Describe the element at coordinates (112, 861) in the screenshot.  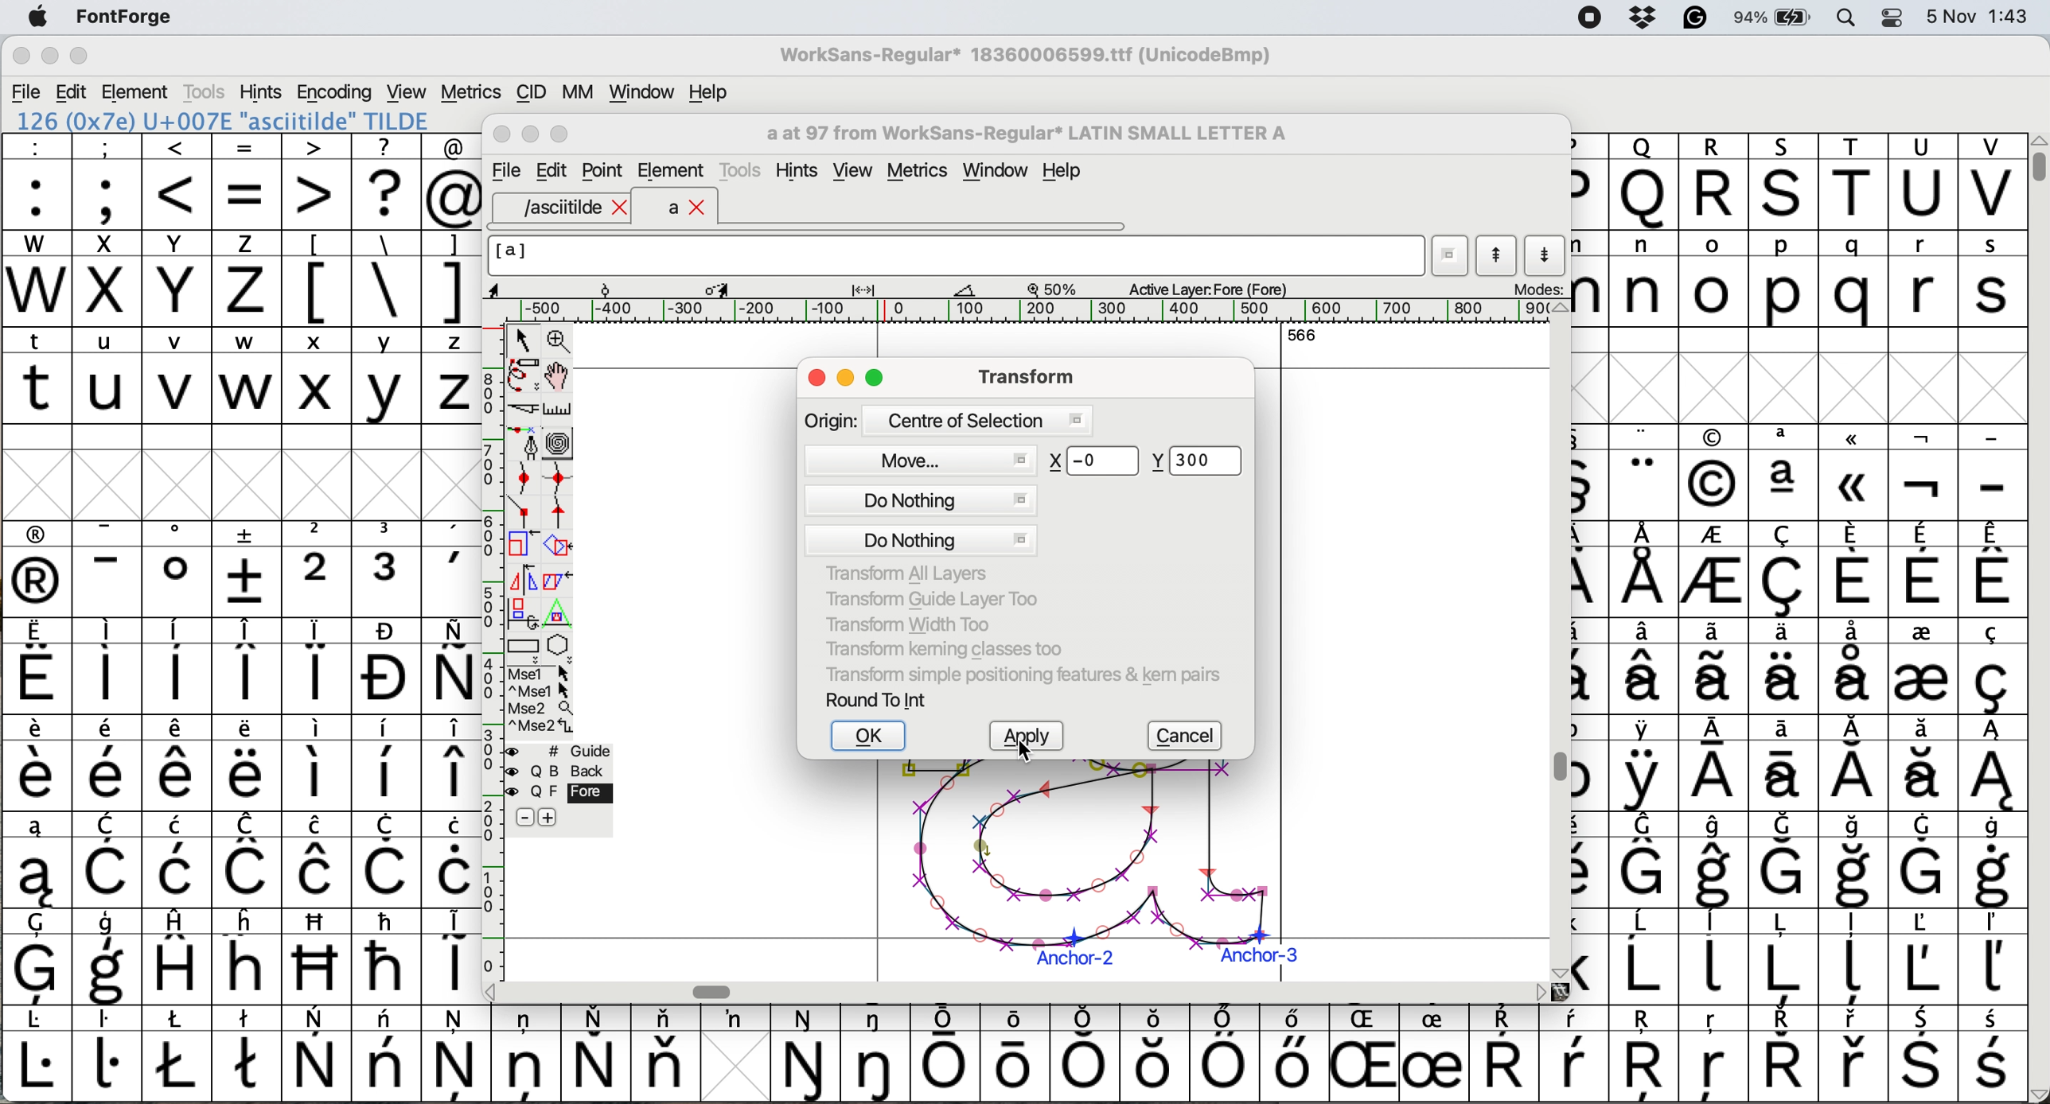
I see `symbol` at that location.